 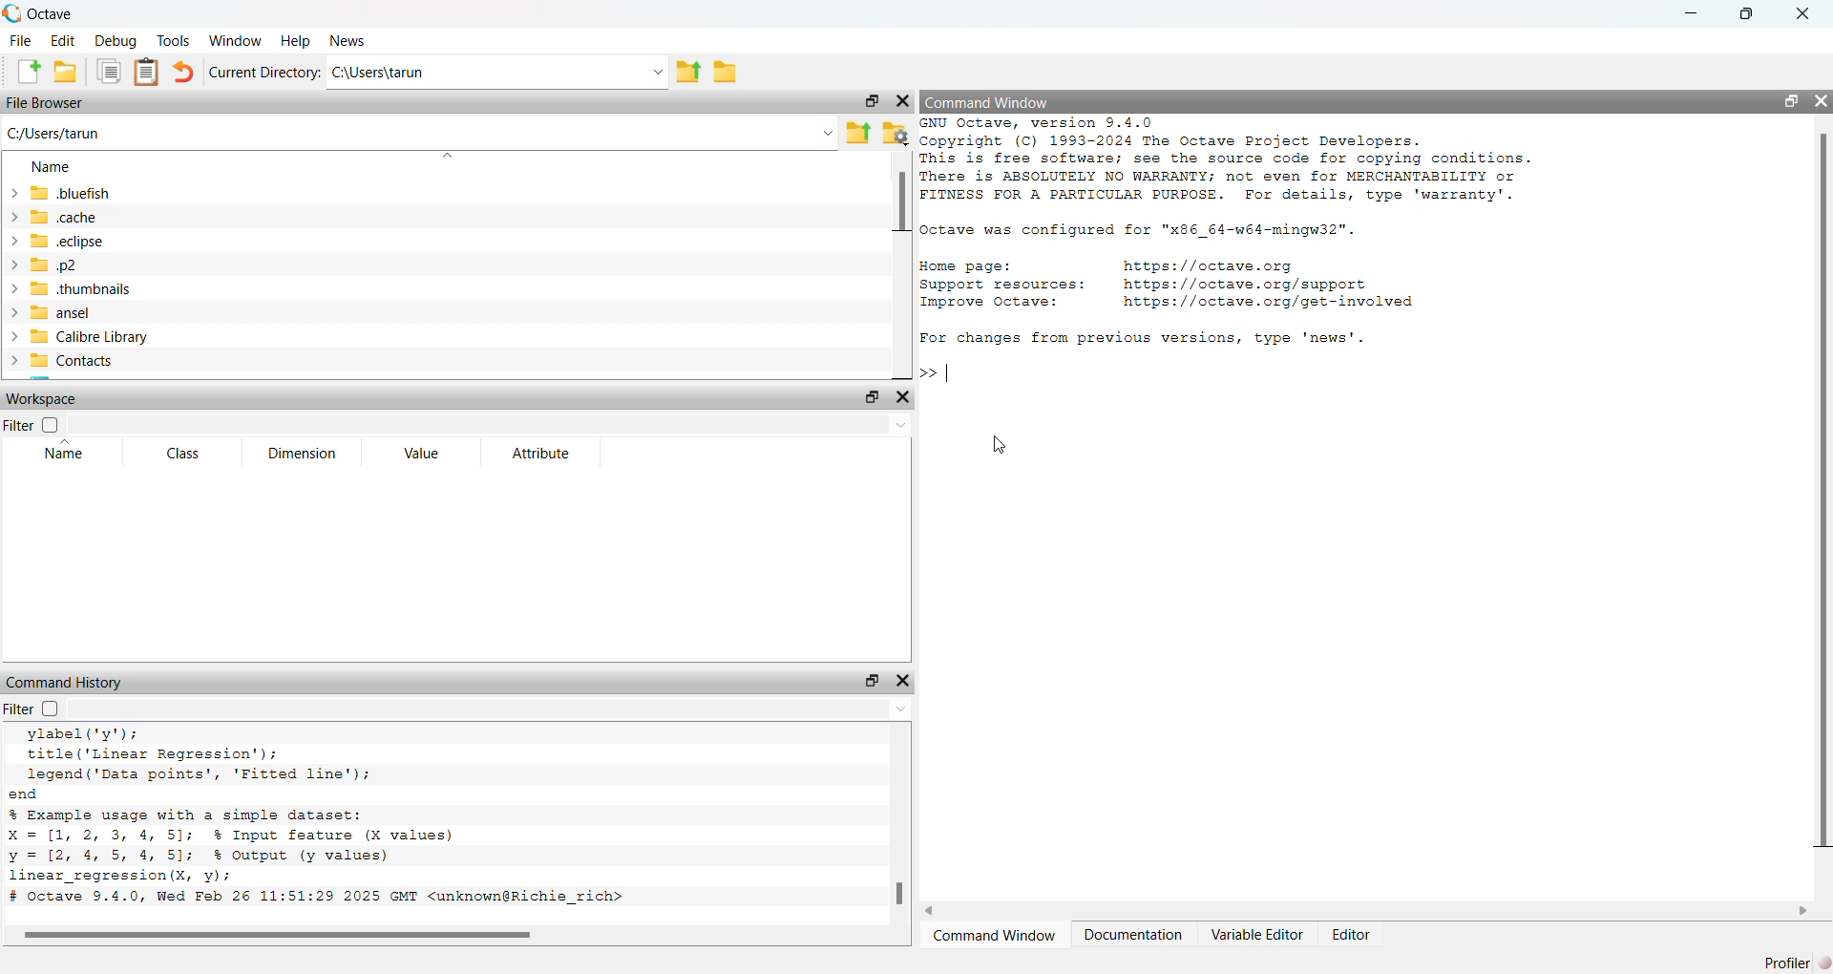 What do you see at coordinates (11, 11) in the screenshot?
I see `logo` at bounding box center [11, 11].